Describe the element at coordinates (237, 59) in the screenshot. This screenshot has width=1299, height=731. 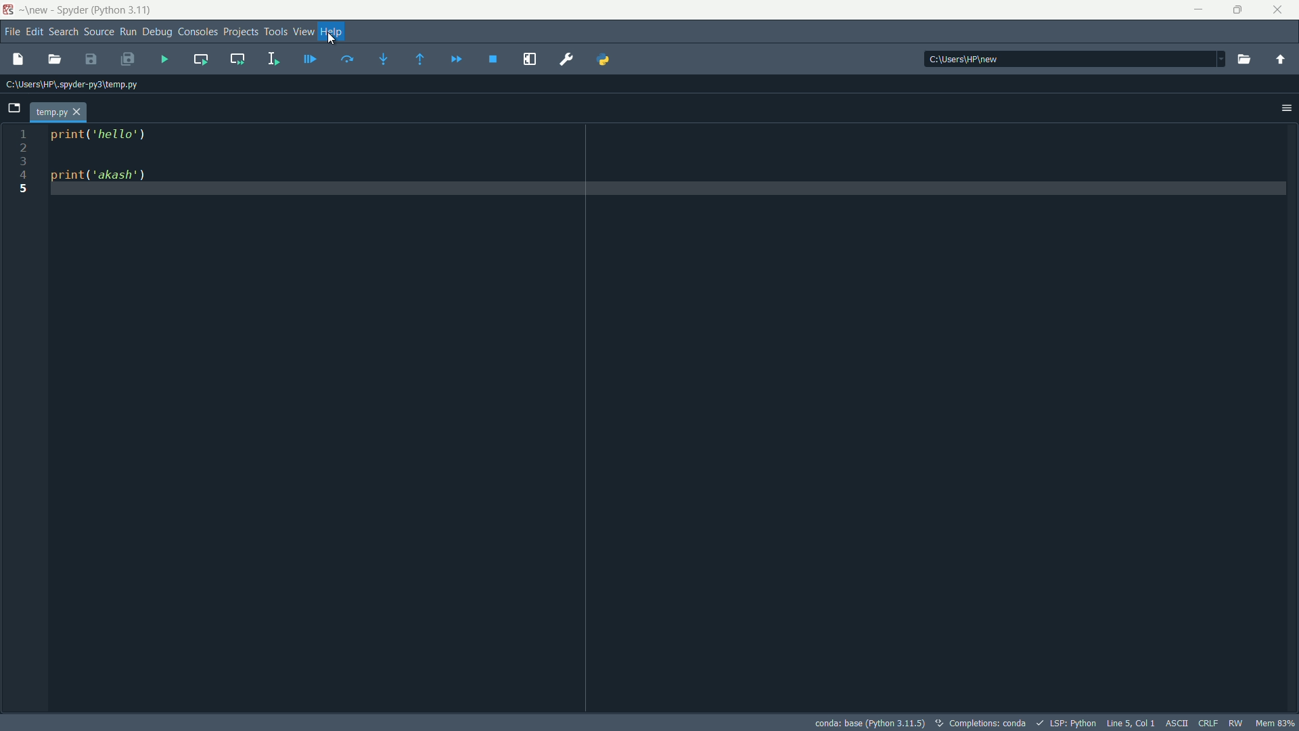
I see `run current cell and go to the next one` at that location.